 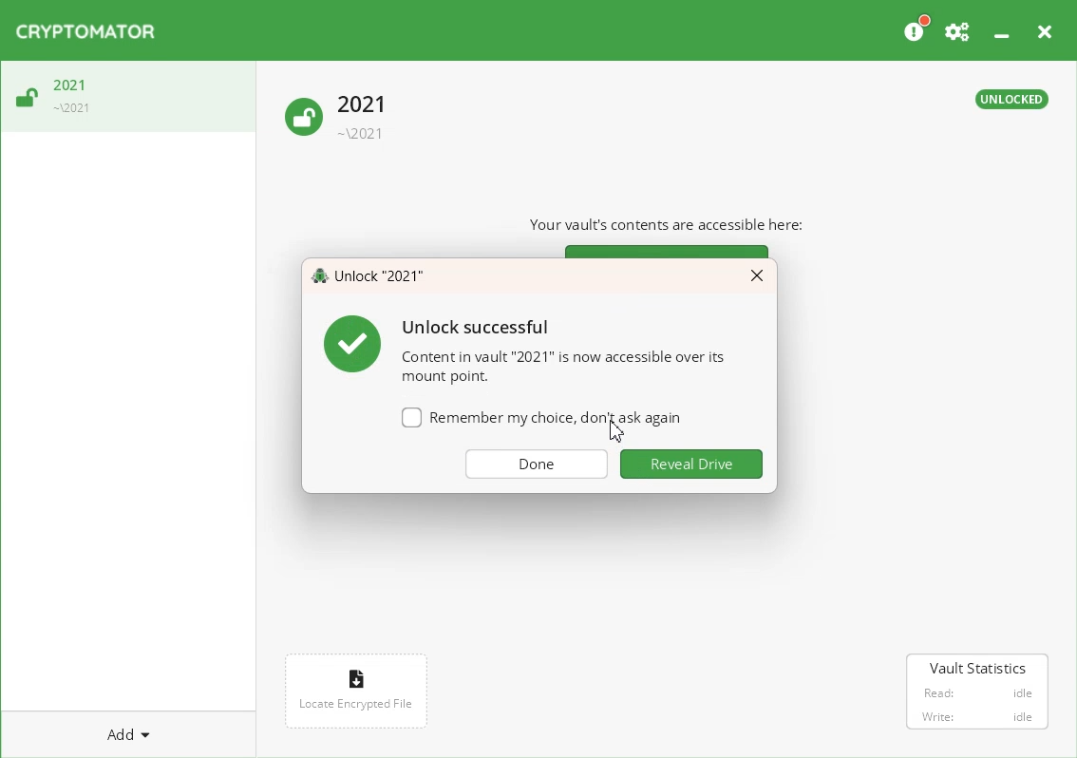 What do you see at coordinates (916, 28) in the screenshot?
I see `Please Consider donating` at bounding box center [916, 28].